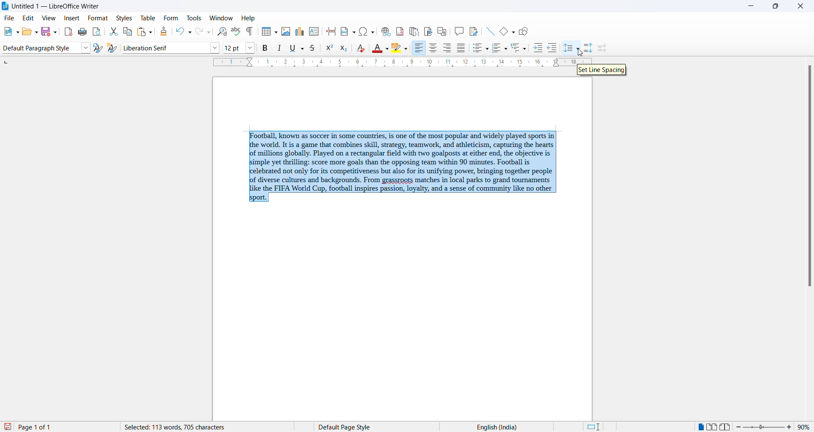 The image size is (814, 432). I want to click on spellings, so click(237, 31).